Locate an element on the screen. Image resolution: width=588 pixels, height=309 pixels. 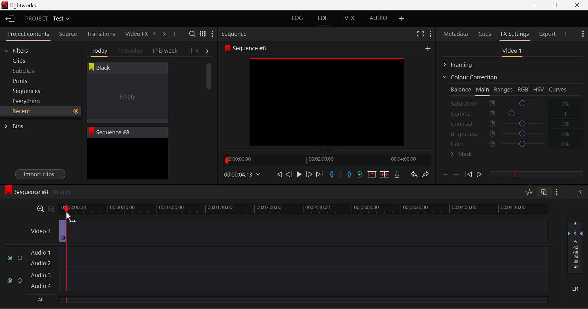
This week Tab is located at coordinates (164, 51).